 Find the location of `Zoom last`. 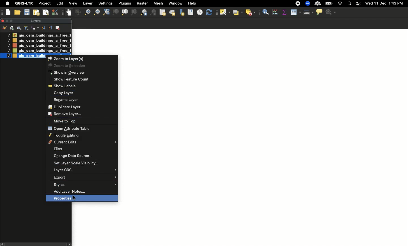

Zoom last is located at coordinates (144, 12).